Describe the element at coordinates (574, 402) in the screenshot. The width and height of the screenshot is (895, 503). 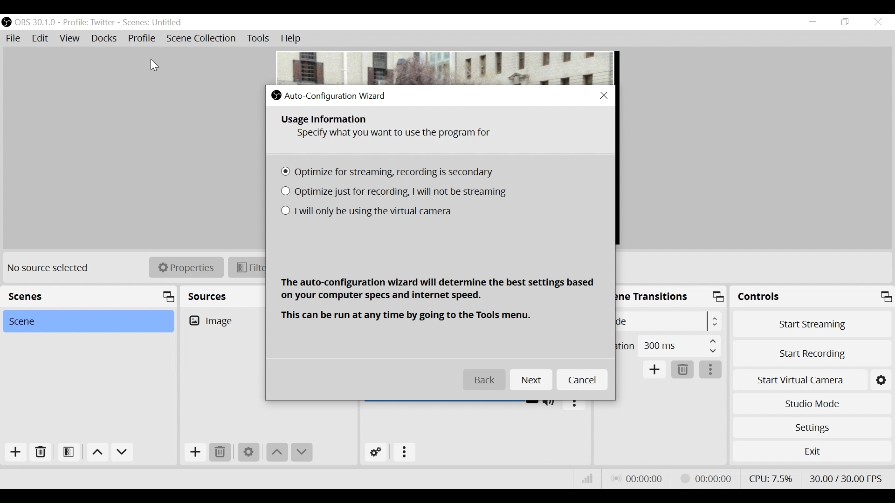
I see `more options` at that location.